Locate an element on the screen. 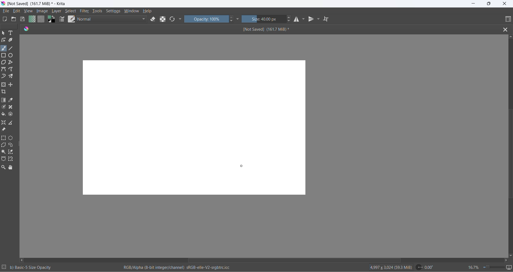 Image resolution: width=513 pixels, height=272 pixels. vertical mirror setting dropdown button is located at coordinates (319, 20).